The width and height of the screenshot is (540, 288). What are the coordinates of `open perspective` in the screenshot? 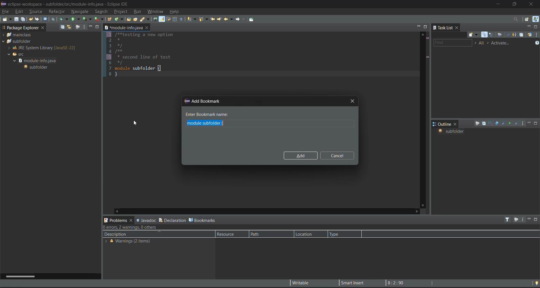 It's located at (528, 19).